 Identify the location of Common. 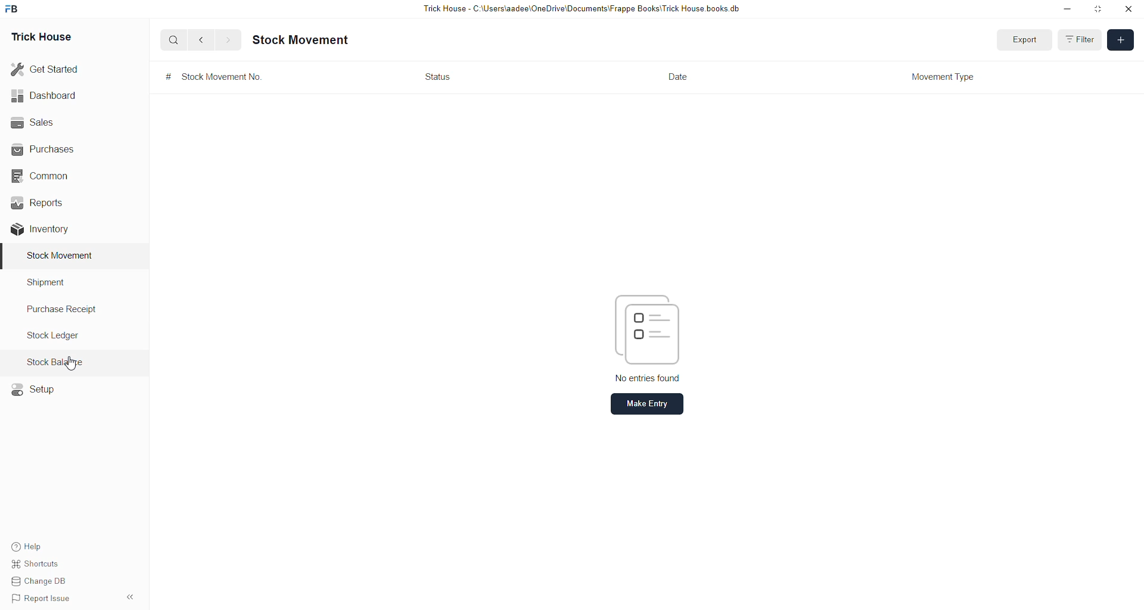
(51, 178).